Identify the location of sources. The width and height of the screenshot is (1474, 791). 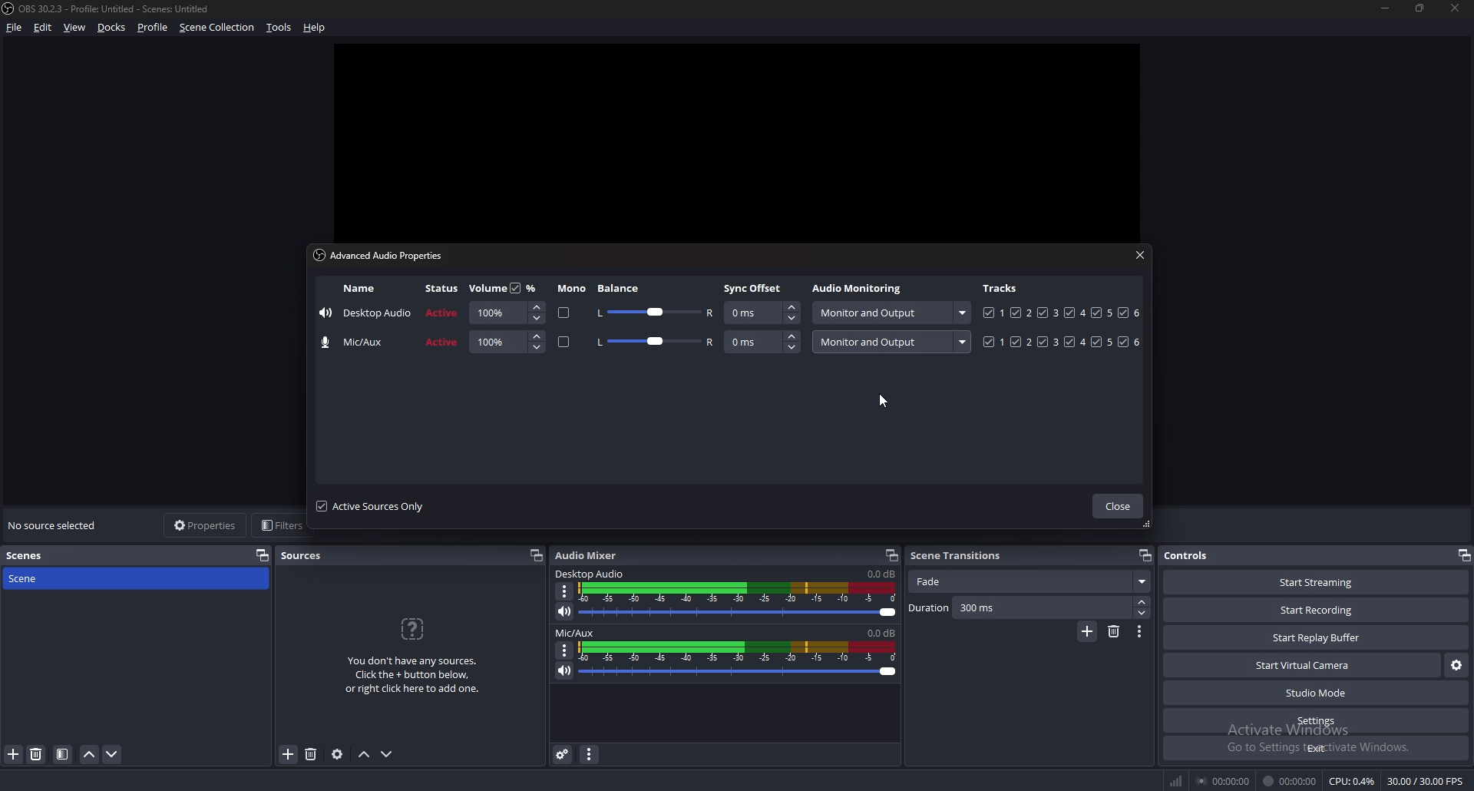
(304, 555).